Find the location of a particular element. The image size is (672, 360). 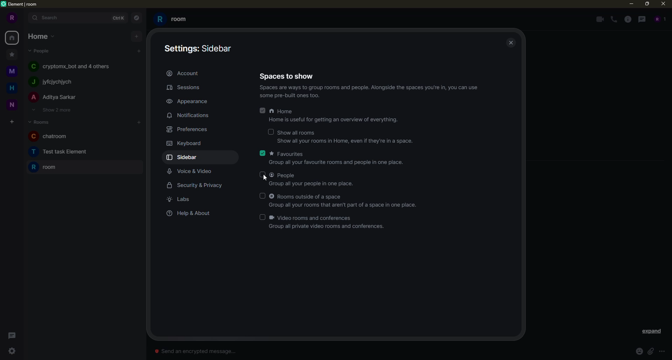

security & privacy is located at coordinates (196, 185).